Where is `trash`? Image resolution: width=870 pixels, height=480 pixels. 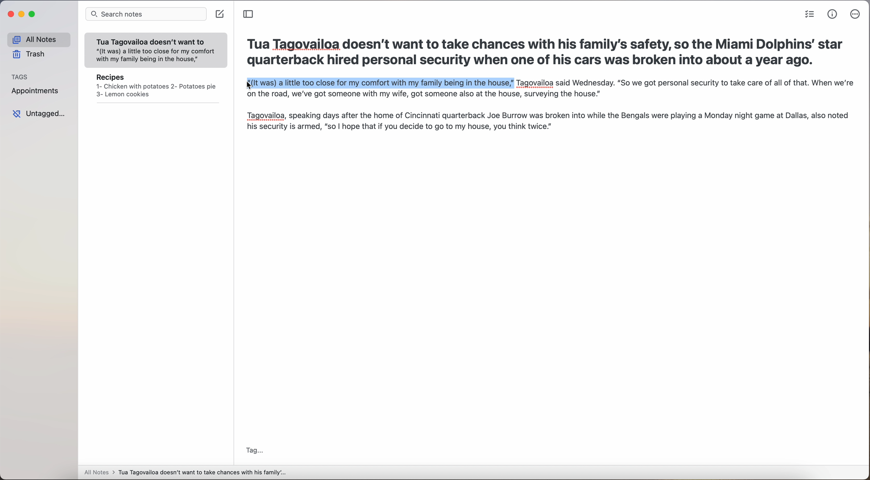
trash is located at coordinates (30, 54).